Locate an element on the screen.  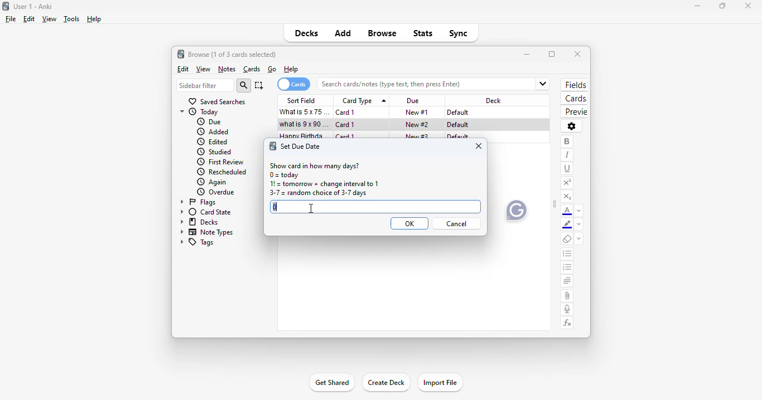
edit is located at coordinates (184, 69).